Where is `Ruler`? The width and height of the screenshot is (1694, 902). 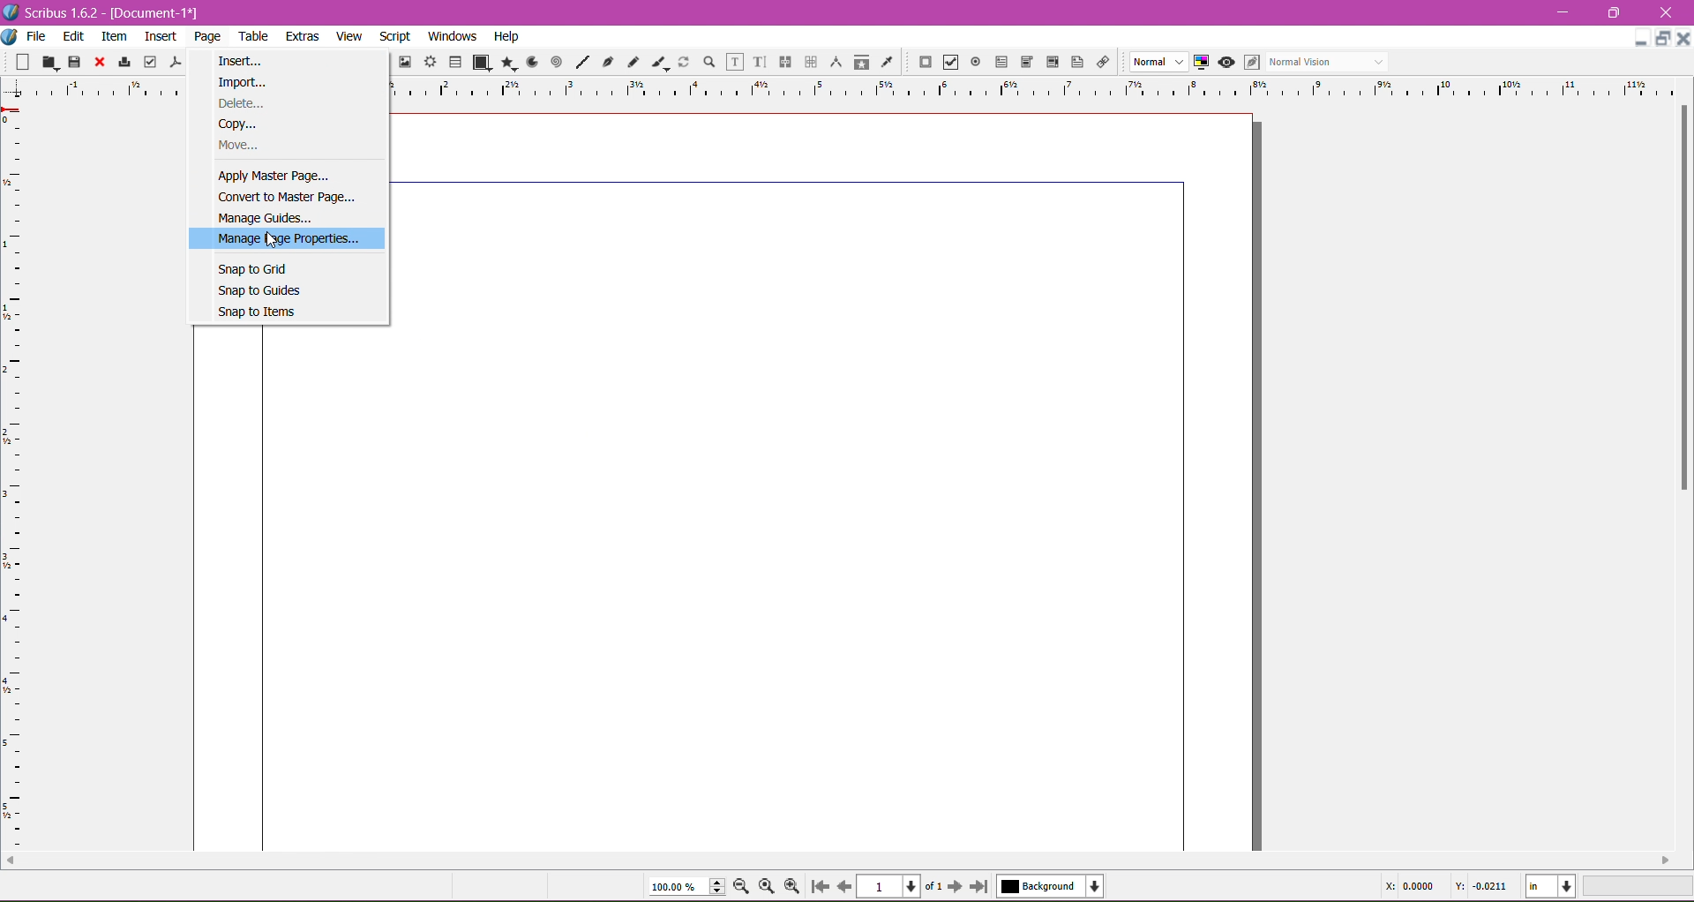 Ruler is located at coordinates (1038, 89).